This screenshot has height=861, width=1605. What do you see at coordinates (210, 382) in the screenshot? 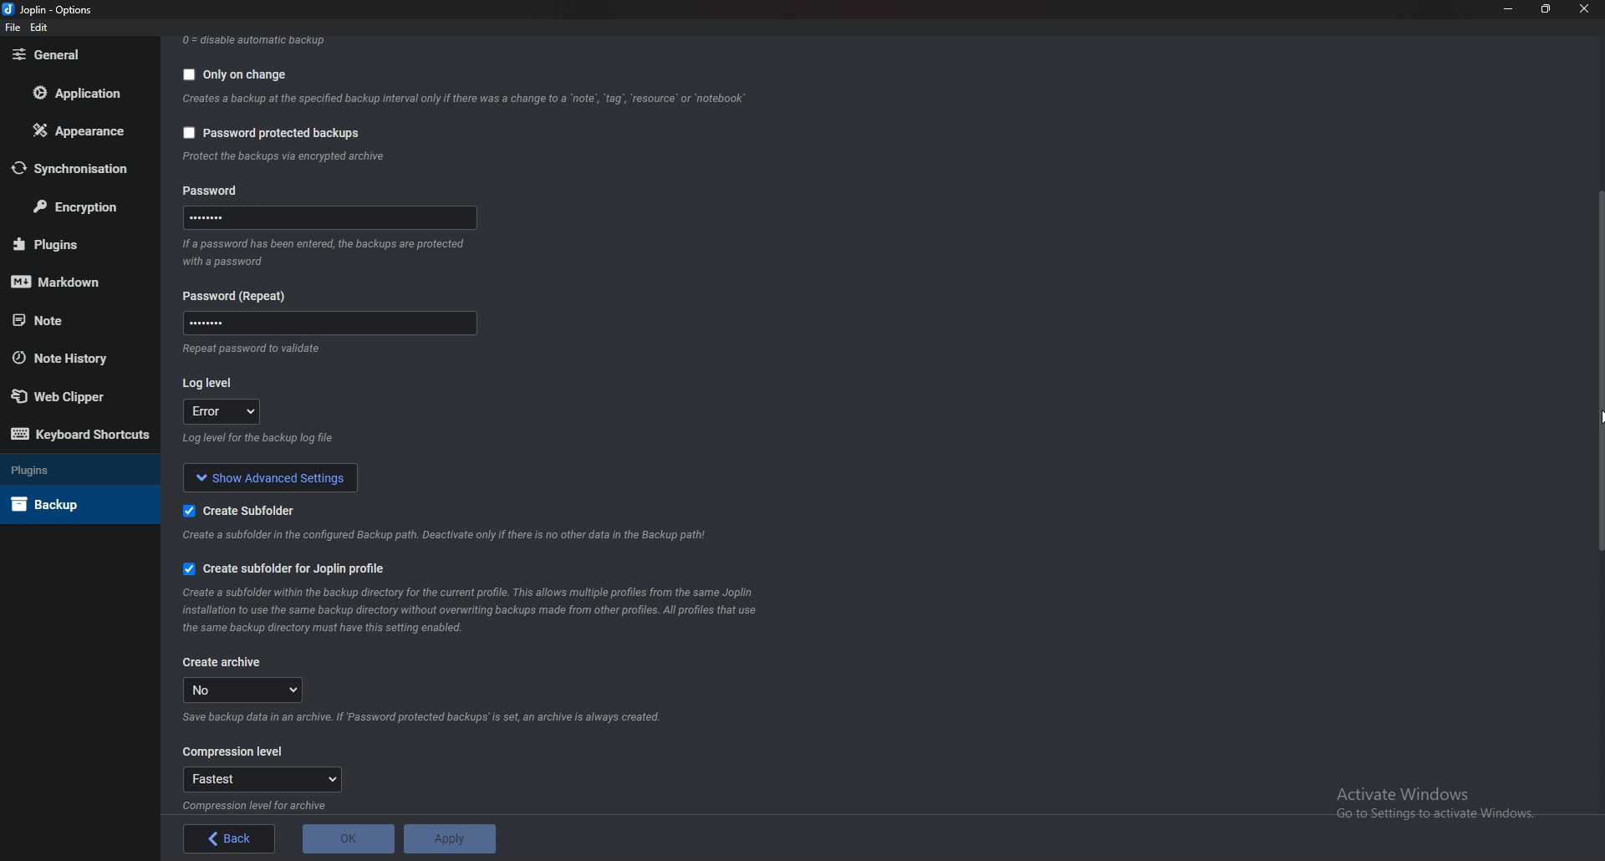
I see `Log level` at bounding box center [210, 382].